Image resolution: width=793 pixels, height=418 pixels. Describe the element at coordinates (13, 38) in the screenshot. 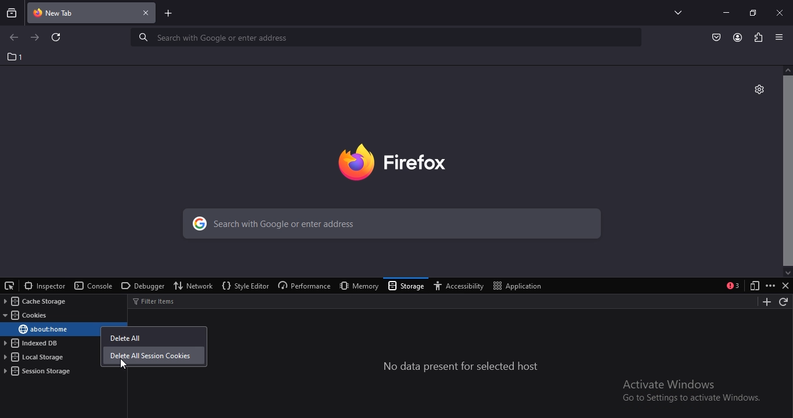

I see `click to go to previous page` at that location.